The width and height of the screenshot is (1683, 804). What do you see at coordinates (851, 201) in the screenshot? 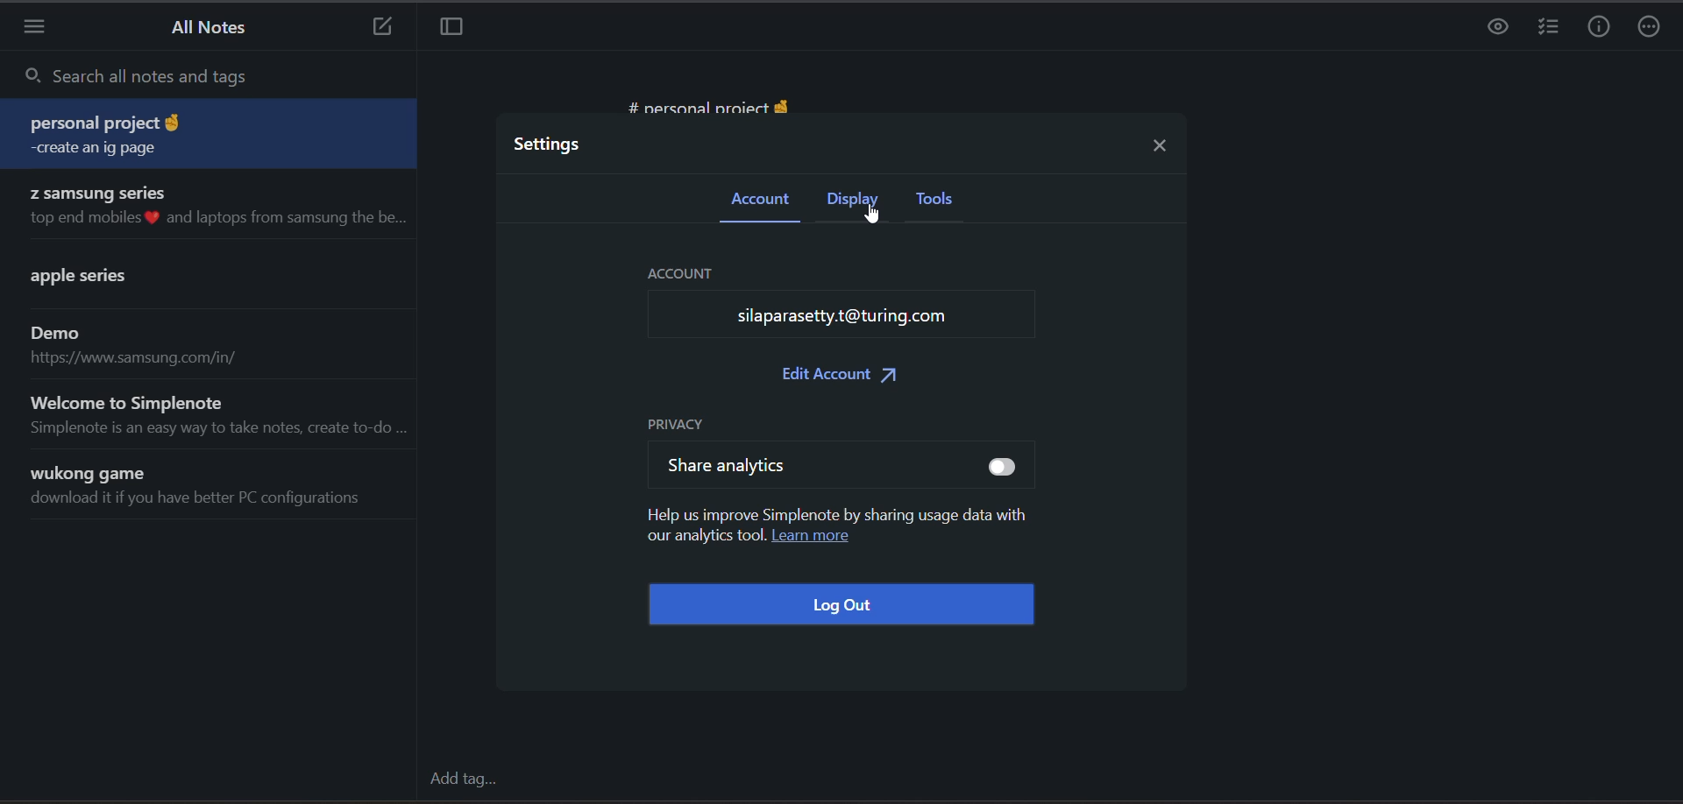
I see `display` at bounding box center [851, 201].